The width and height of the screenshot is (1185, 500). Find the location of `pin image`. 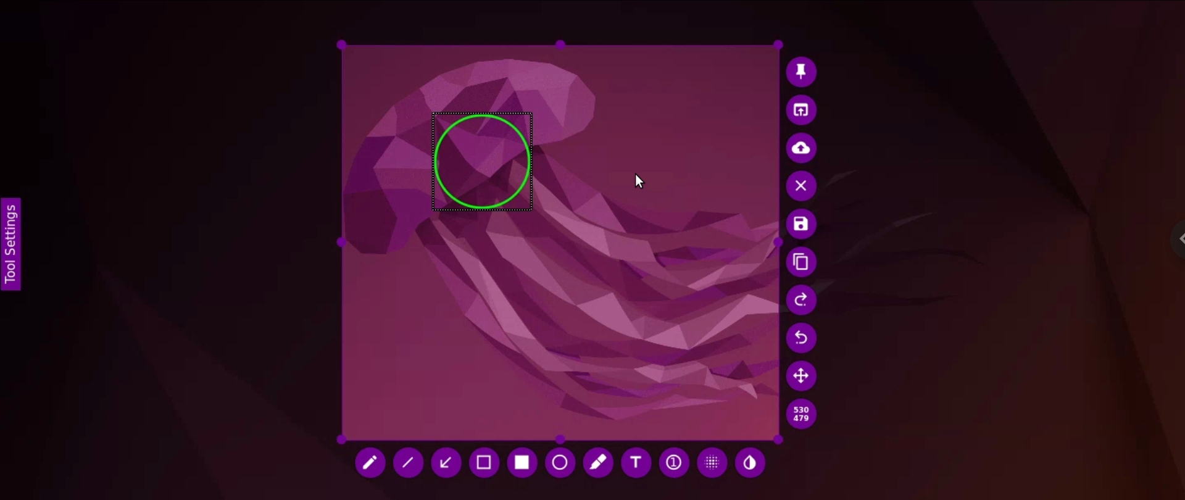

pin image is located at coordinates (799, 70).